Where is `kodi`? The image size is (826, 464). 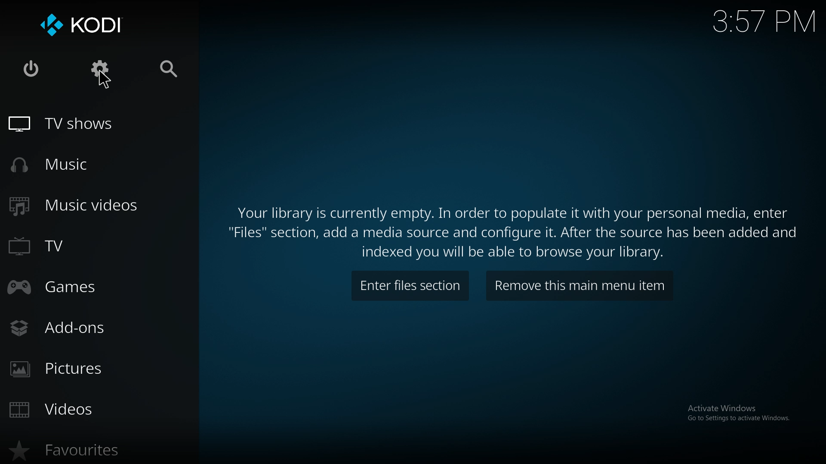
kodi is located at coordinates (86, 24).